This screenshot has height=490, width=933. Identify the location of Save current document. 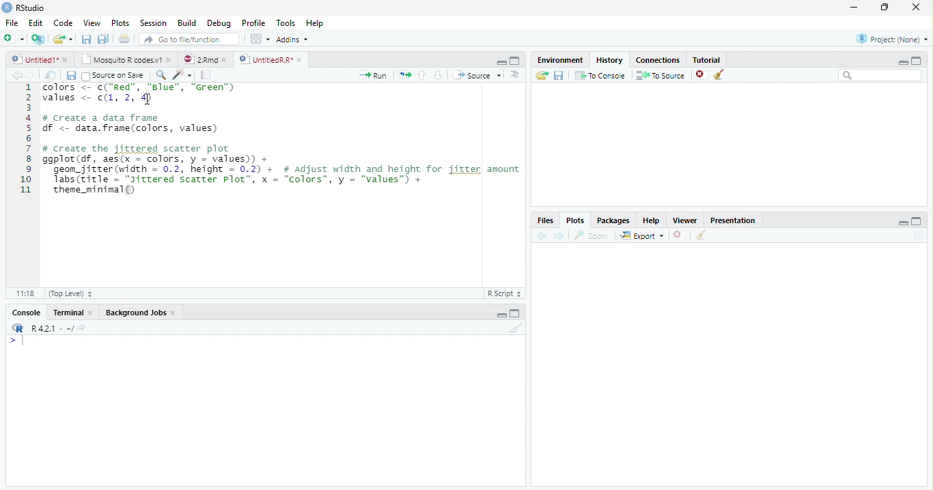
(87, 39).